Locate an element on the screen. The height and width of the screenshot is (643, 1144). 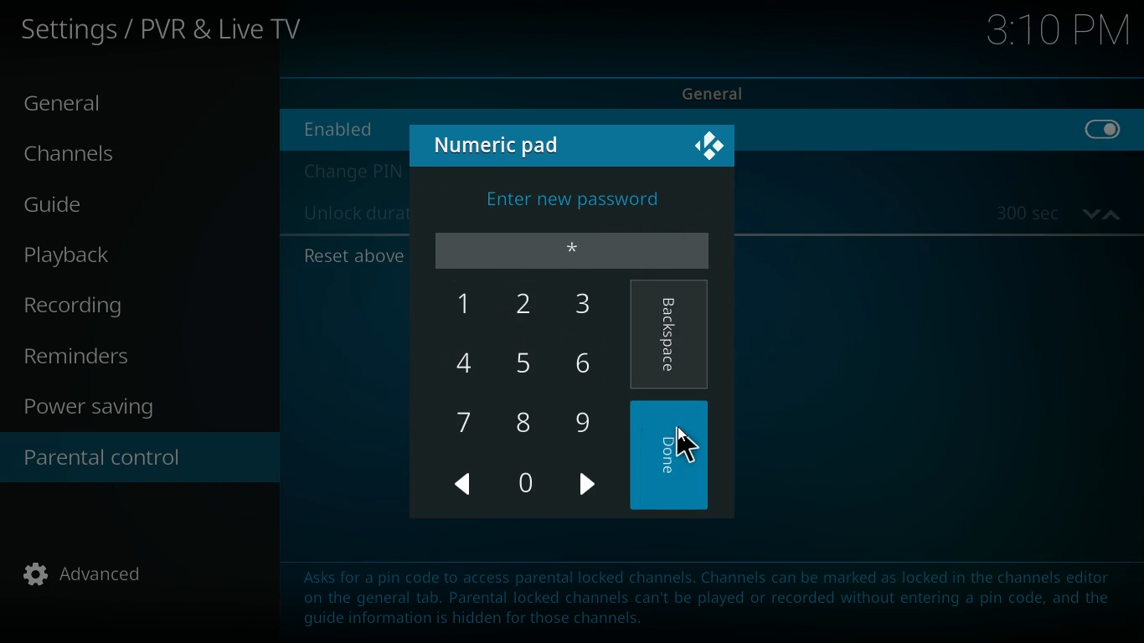
2 is located at coordinates (529, 306).